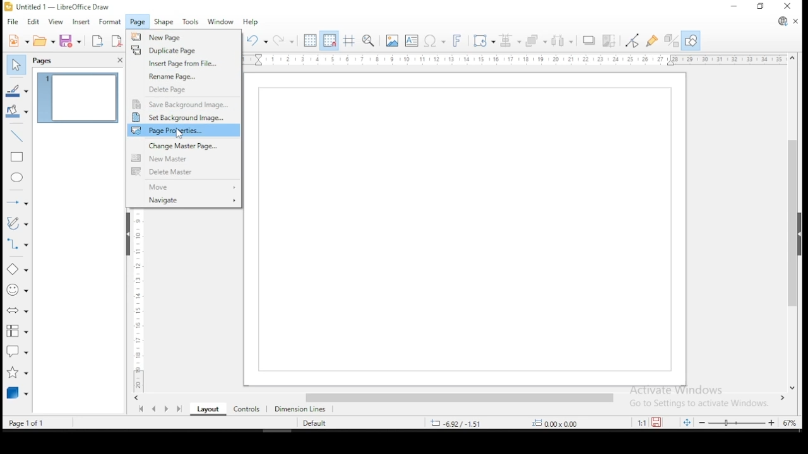  What do you see at coordinates (795, 21) in the screenshot?
I see `close document` at bounding box center [795, 21].